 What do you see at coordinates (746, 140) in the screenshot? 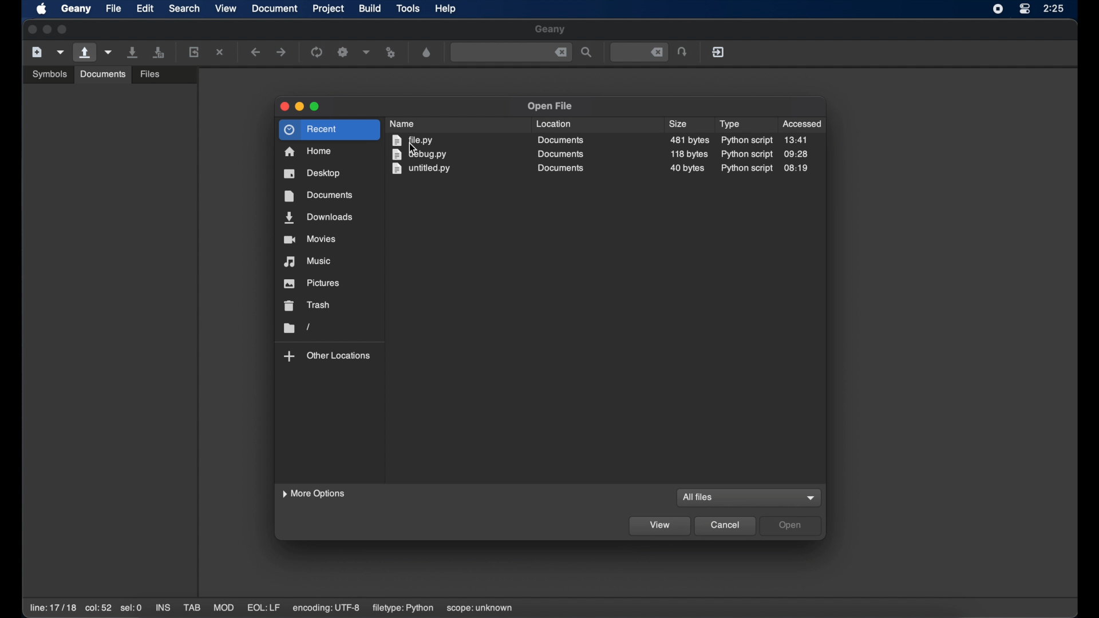
I see `python script` at bounding box center [746, 140].